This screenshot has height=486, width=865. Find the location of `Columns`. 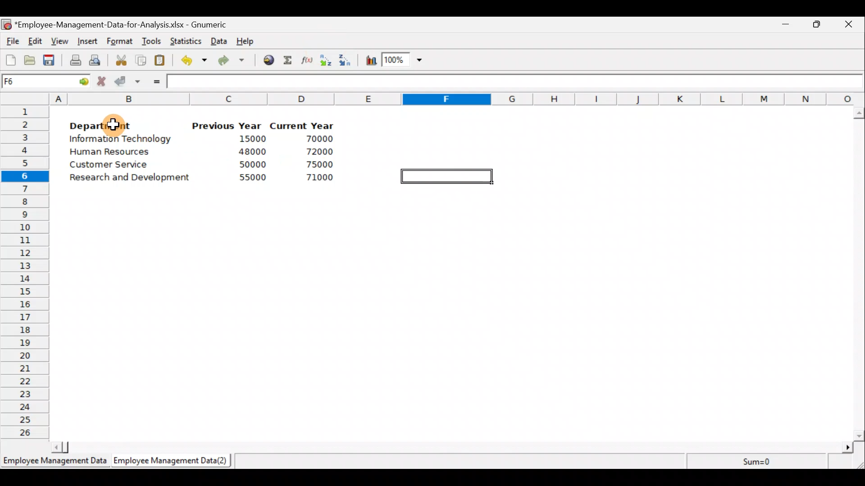

Columns is located at coordinates (457, 98).